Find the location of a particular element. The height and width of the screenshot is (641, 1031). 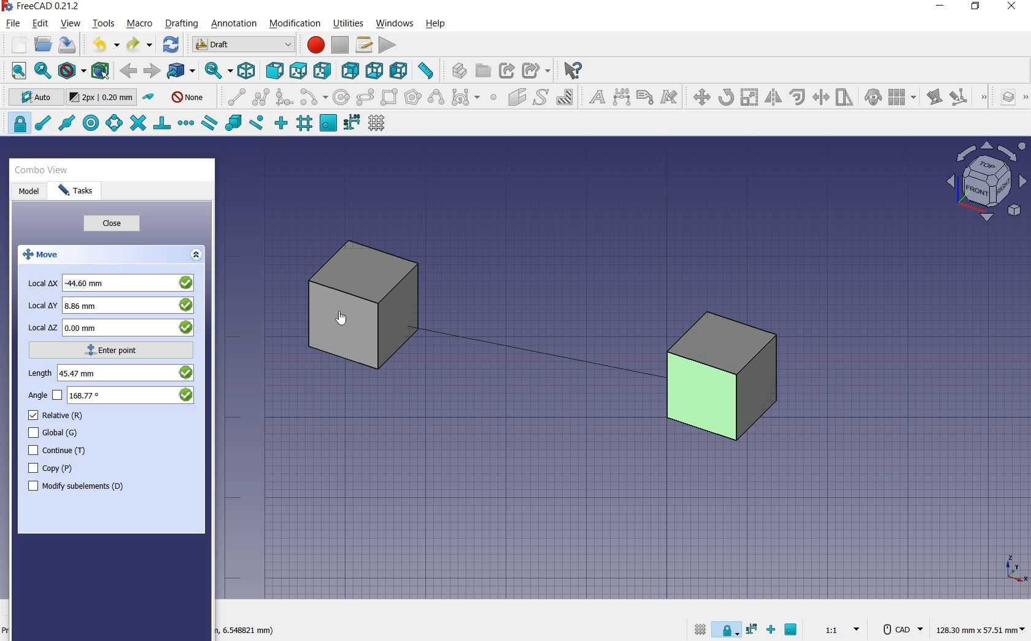

measure distance is located at coordinates (427, 71).